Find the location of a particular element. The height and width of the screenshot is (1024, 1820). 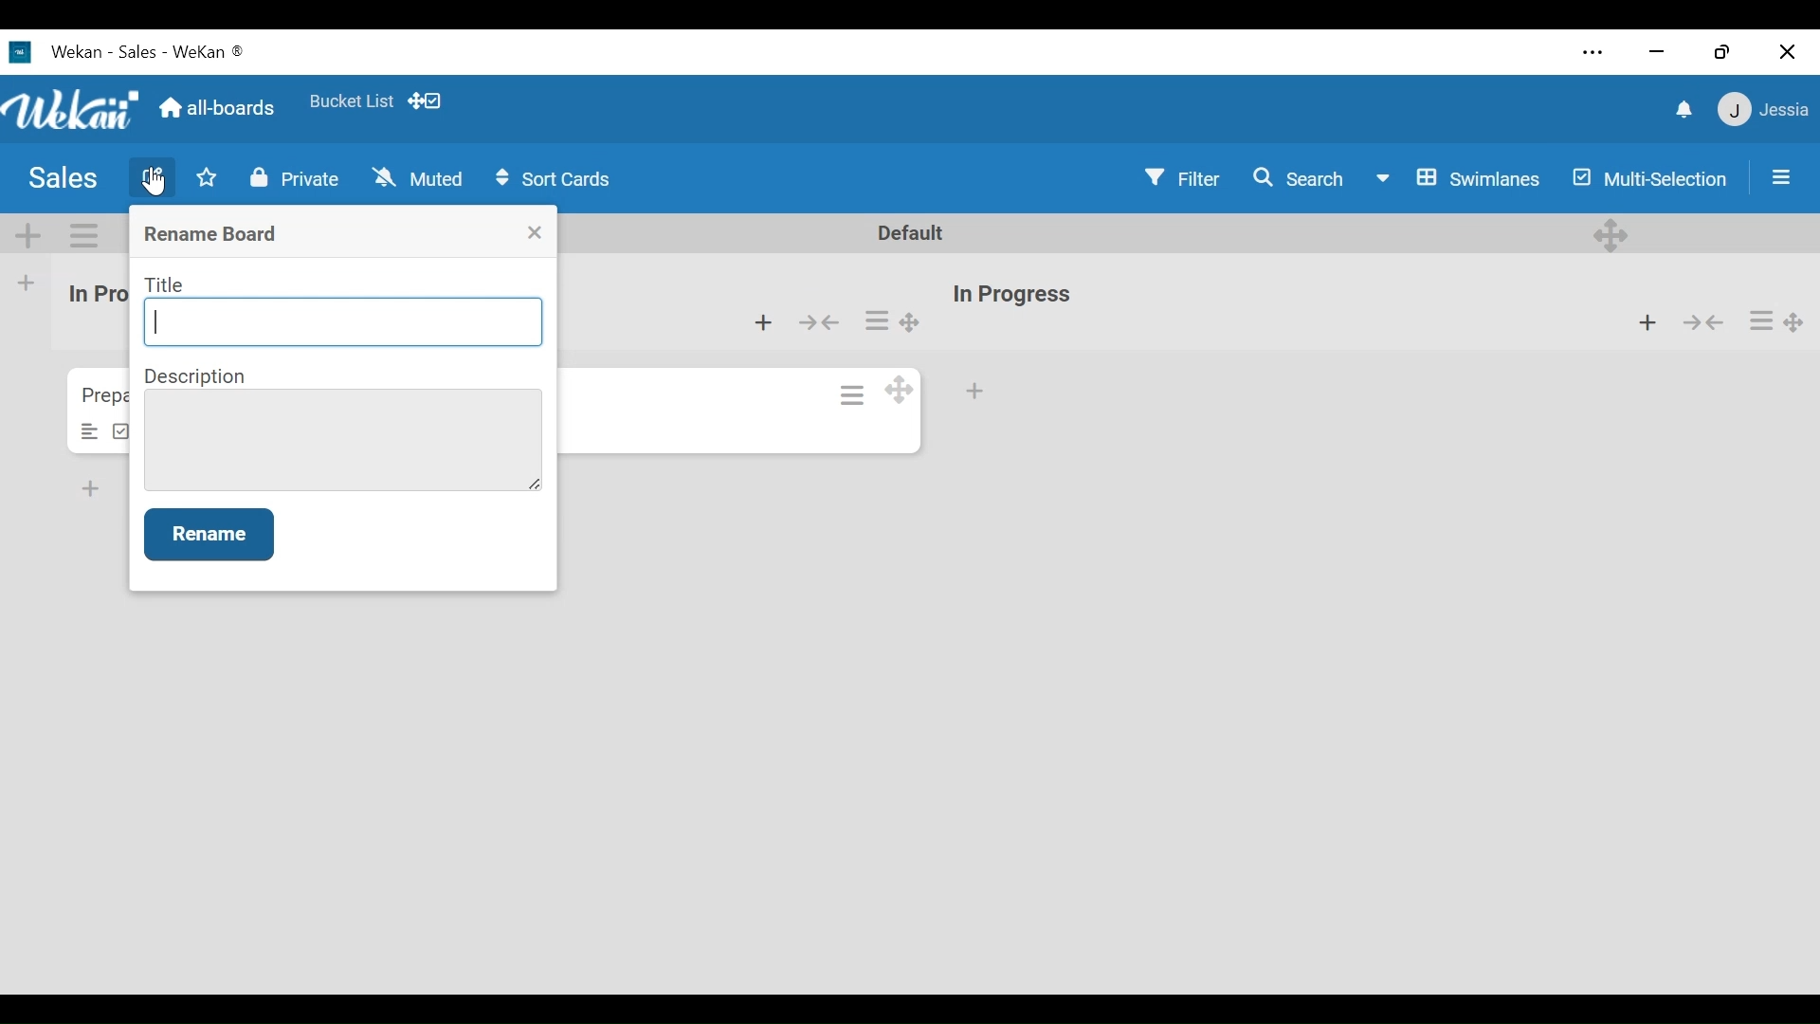

Member is located at coordinates (1765, 109).